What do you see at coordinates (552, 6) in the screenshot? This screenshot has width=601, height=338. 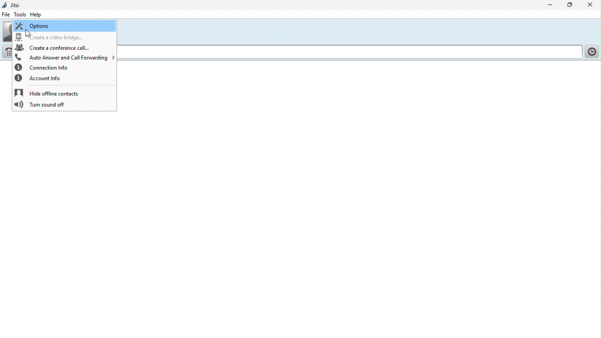 I see `Minimise` at bounding box center [552, 6].